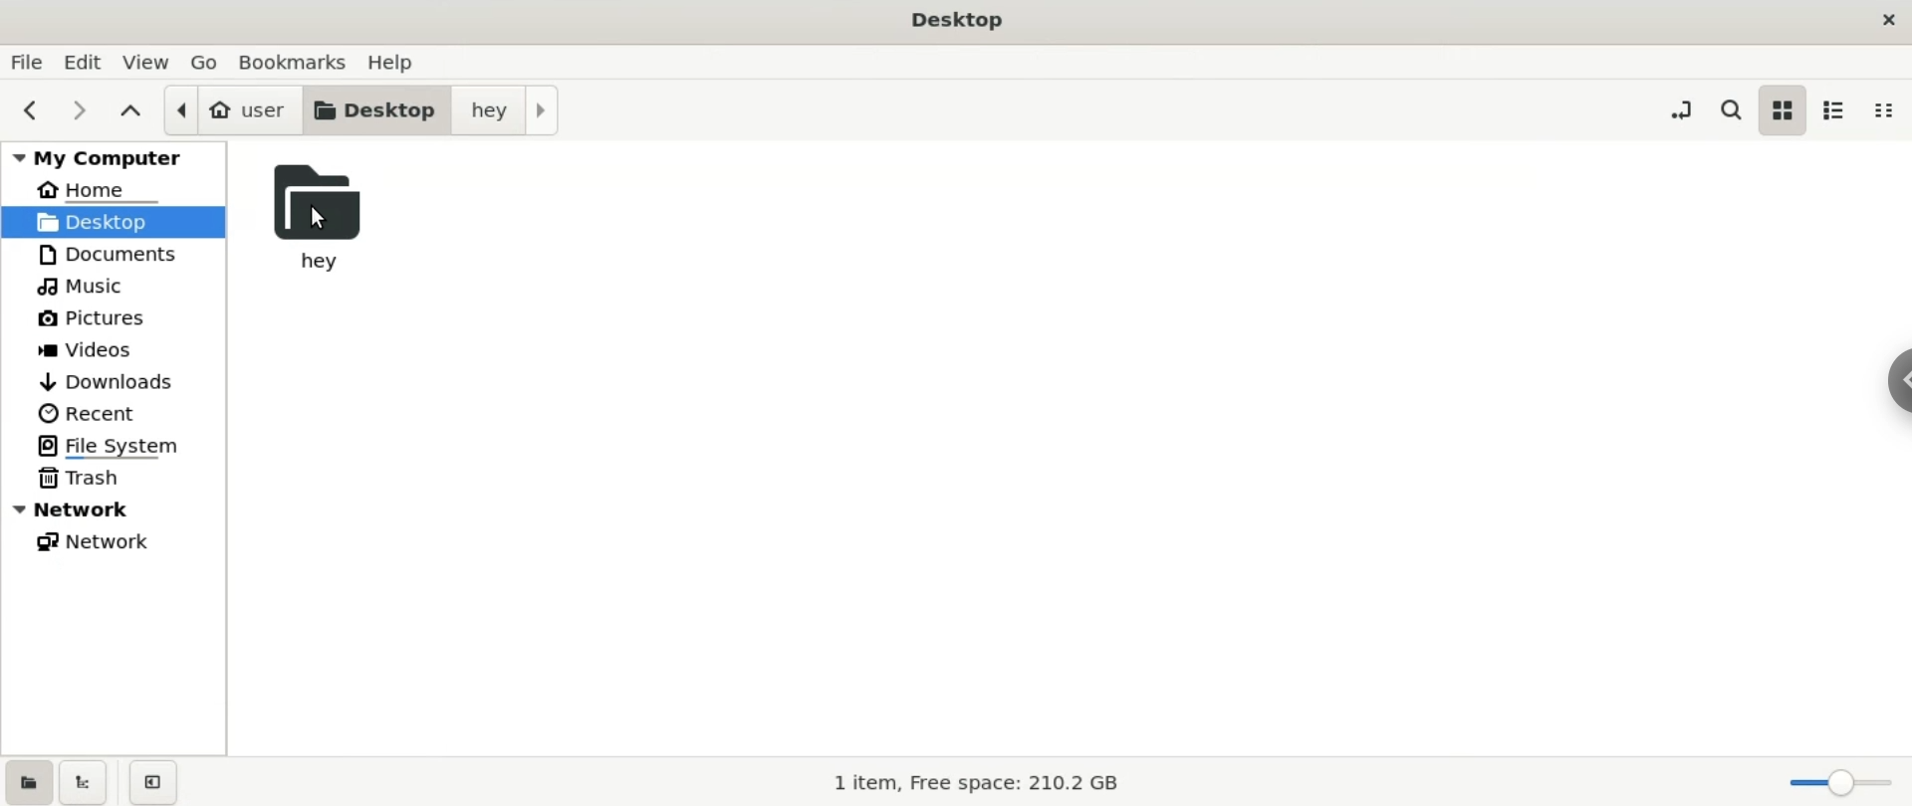  What do you see at coordinates (119, 188) in the screenshot?
I see `home` at bounding box center [119, 188].